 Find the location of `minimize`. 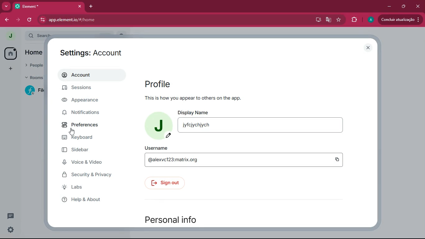

minimize is located at coordinates (388, 7).